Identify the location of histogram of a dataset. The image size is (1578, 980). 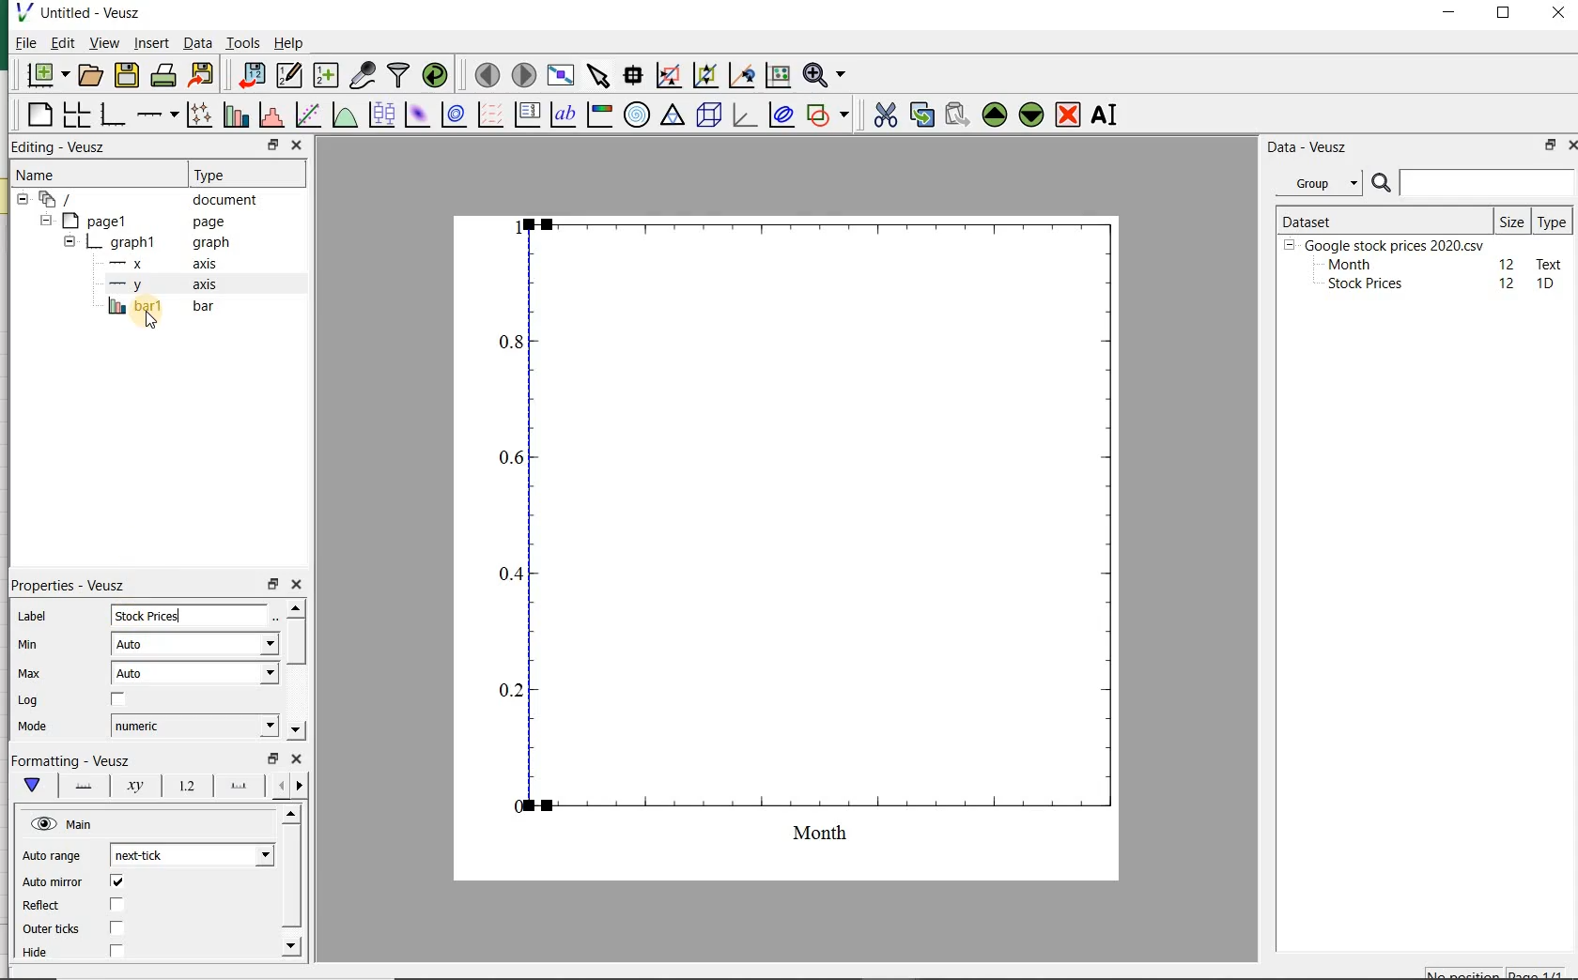
(270, 117).